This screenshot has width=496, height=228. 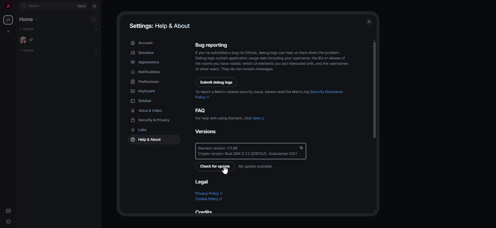 What do you see at coordinates (142, 101) in the screenshot?
I see `sidebar` at bounding box center [142, 101].